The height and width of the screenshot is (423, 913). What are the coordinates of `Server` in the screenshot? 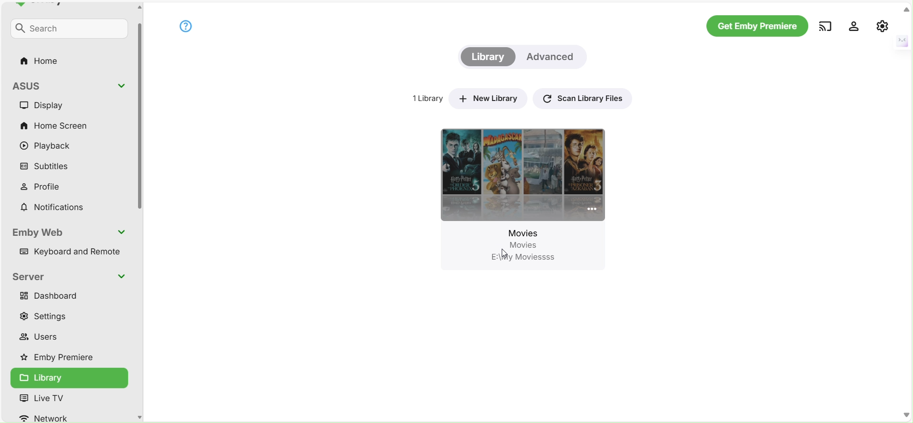 It's located at (33, 277).